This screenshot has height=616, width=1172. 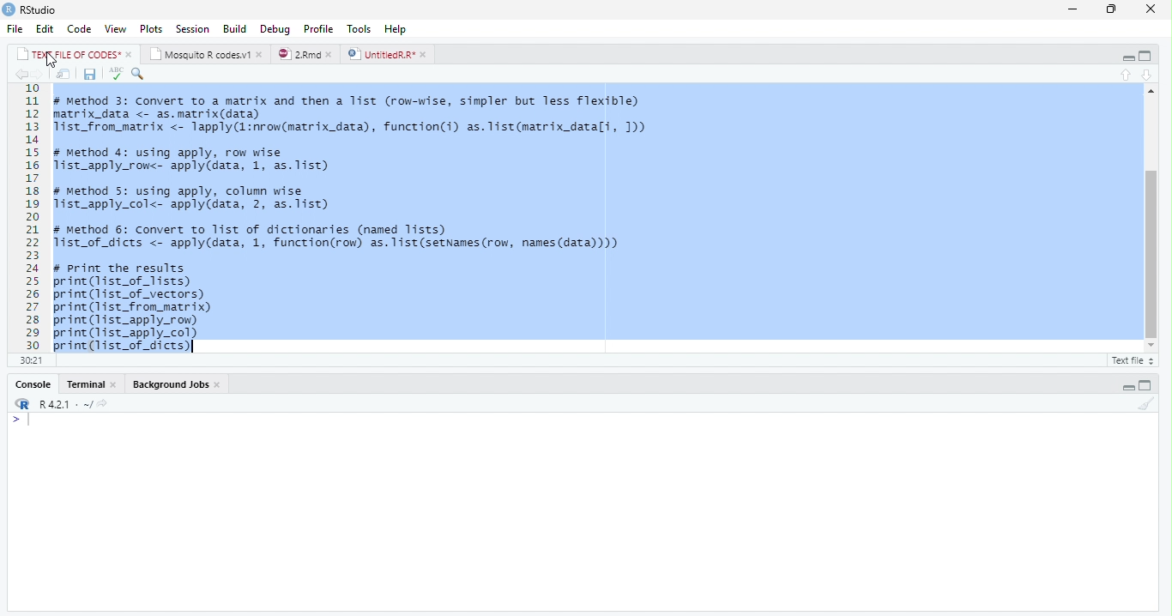 I want to click on Mouse Cursor, so click(x=51, y=62).